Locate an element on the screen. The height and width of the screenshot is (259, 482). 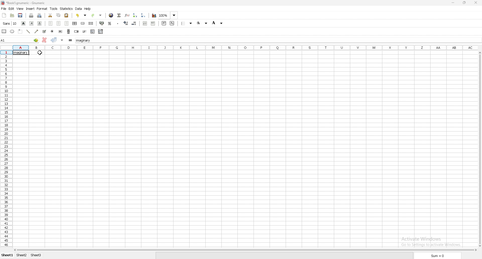
left align is located at coordinates (51, 24).